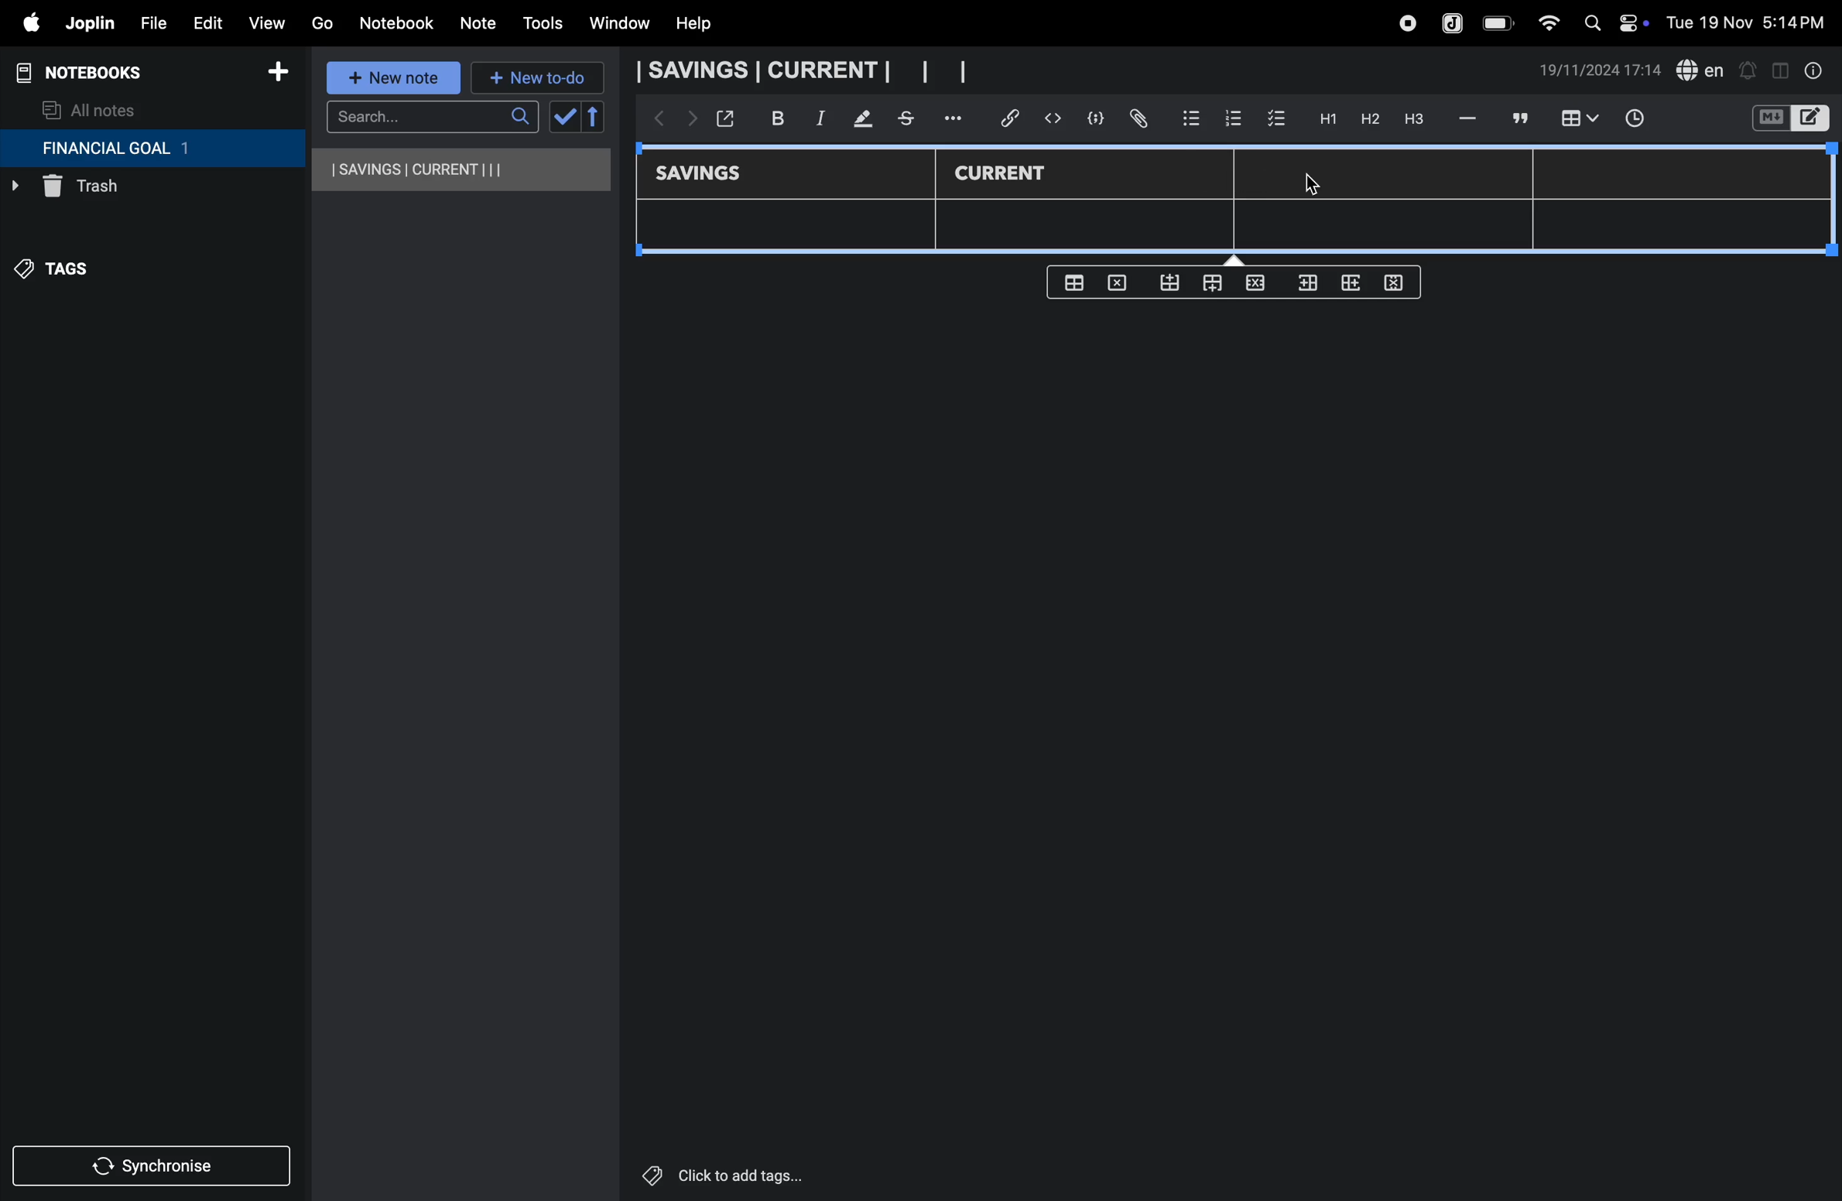 Image resolution: width=1842 pixels, height=1201 pixels. I want to click on savings, so click(710, 175).